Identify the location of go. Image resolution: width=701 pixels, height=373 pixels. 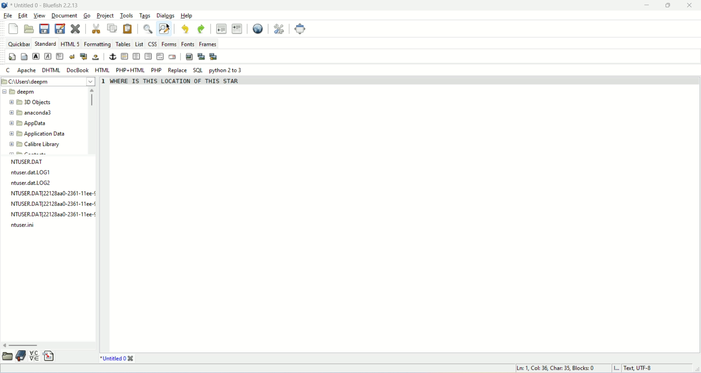
(87, 15).